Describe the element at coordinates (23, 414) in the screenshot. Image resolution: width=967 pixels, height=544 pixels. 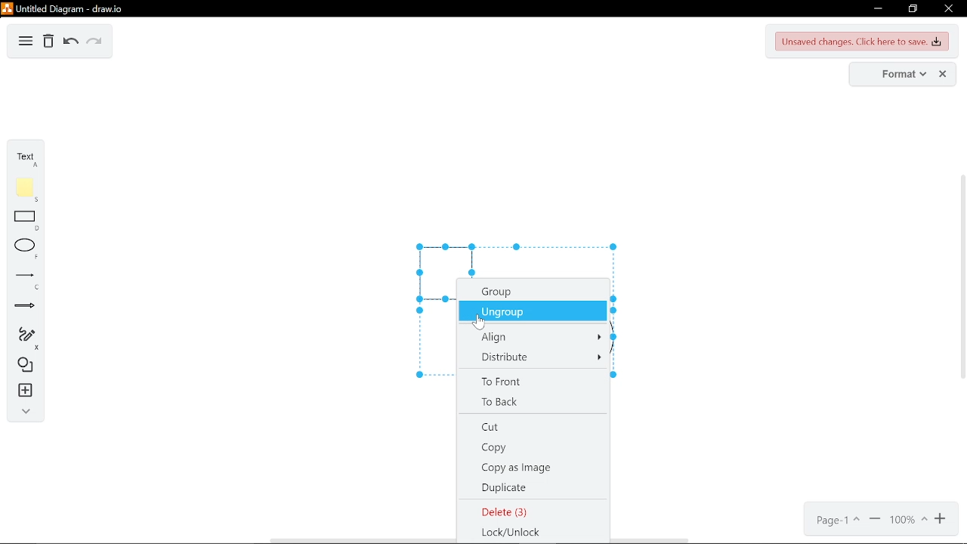
I see `collapse` at that location.